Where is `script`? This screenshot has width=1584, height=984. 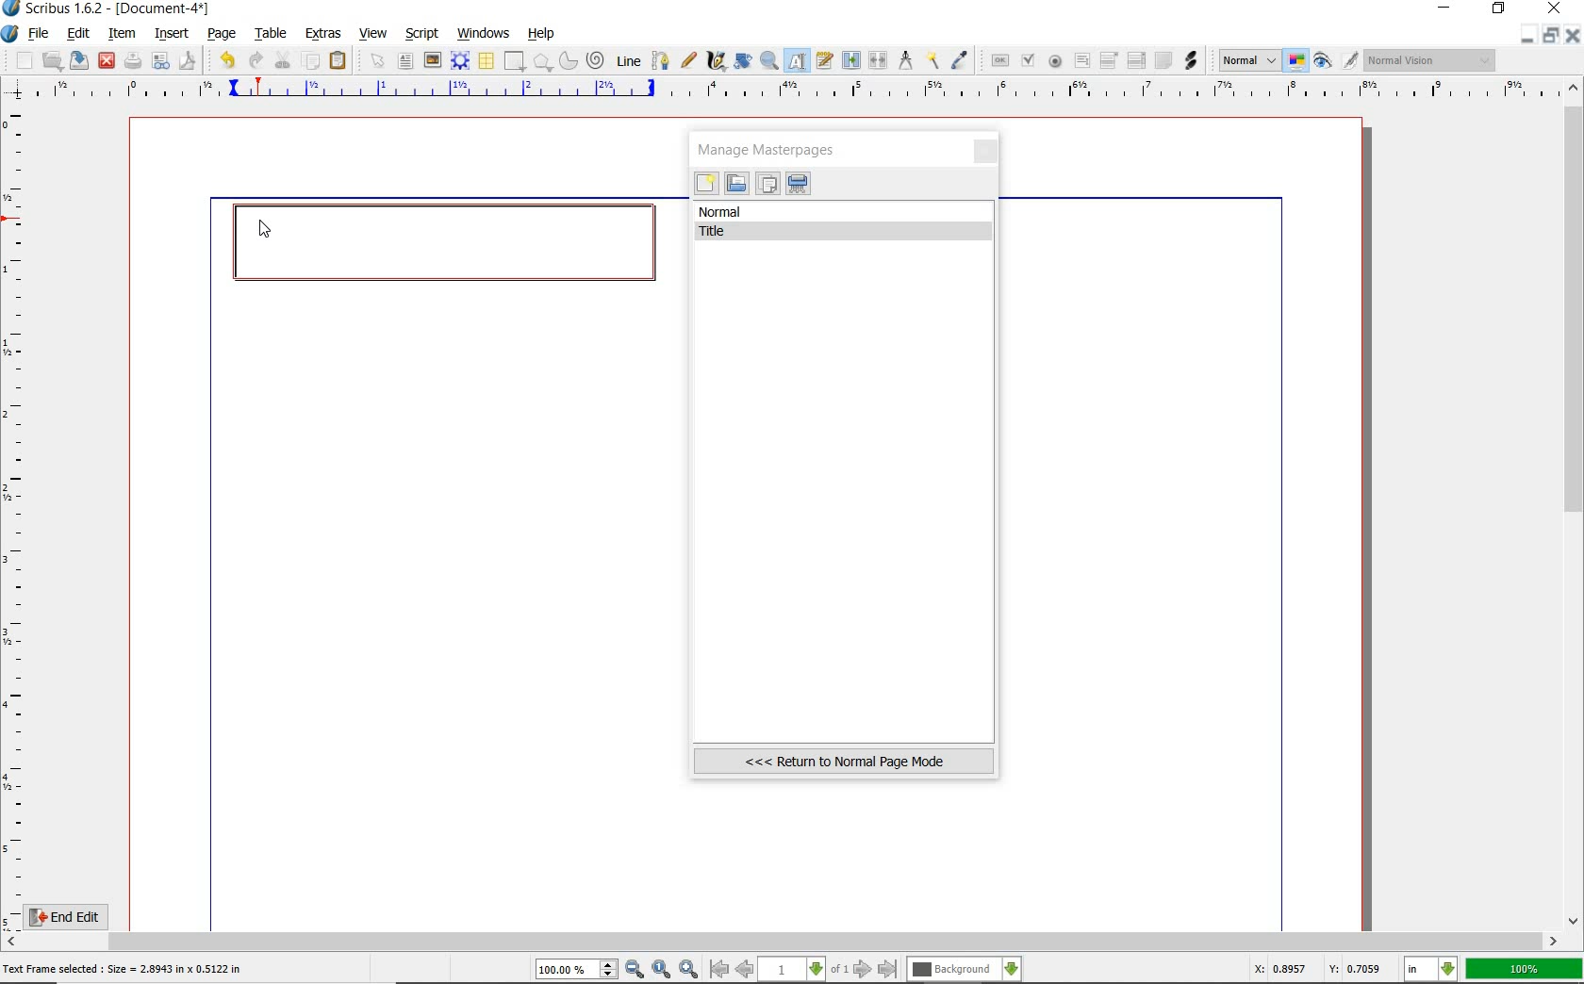 script is located at coordinates (423, 32).